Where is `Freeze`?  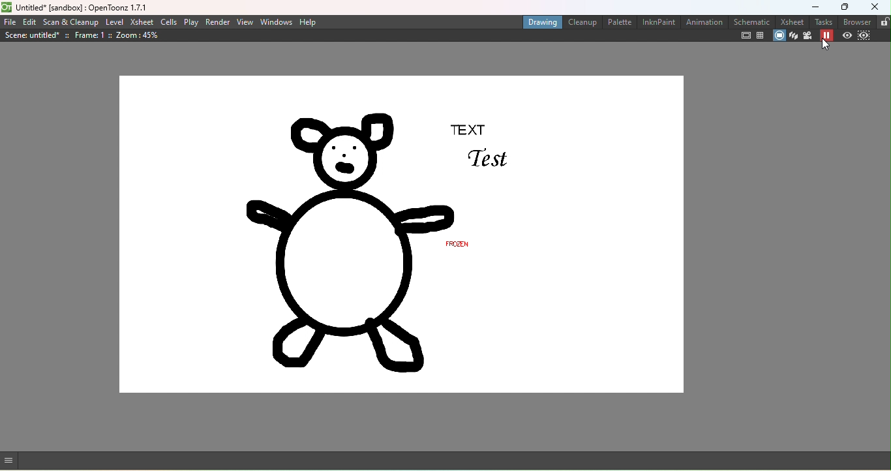 Freeze is located at coordinates (826, 35).